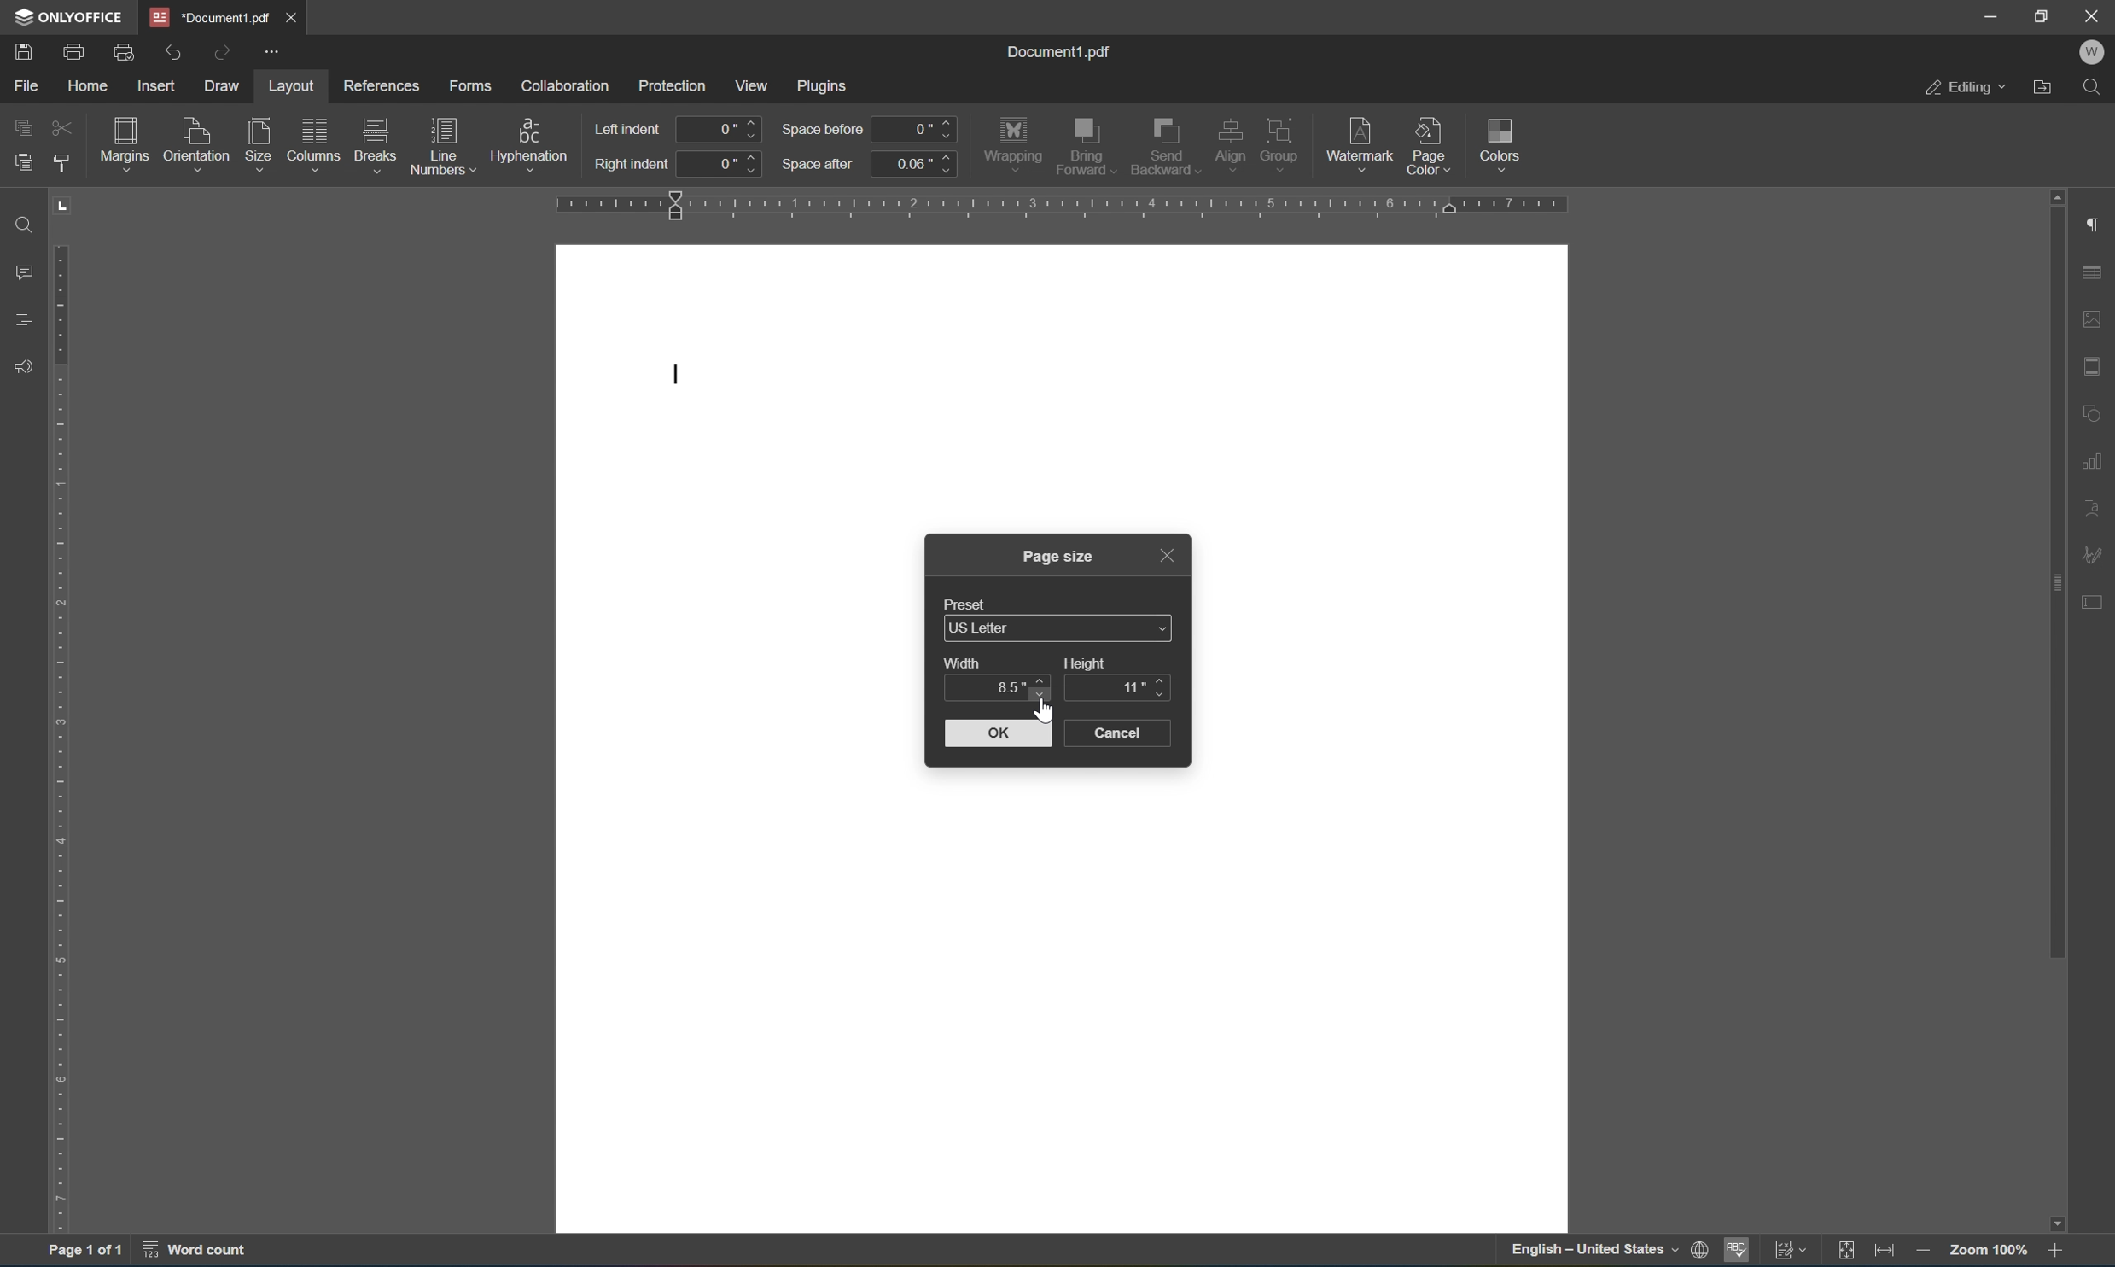  Describe the element at coordinates (23, 161) in the screenshot. I see `paste` at that location.